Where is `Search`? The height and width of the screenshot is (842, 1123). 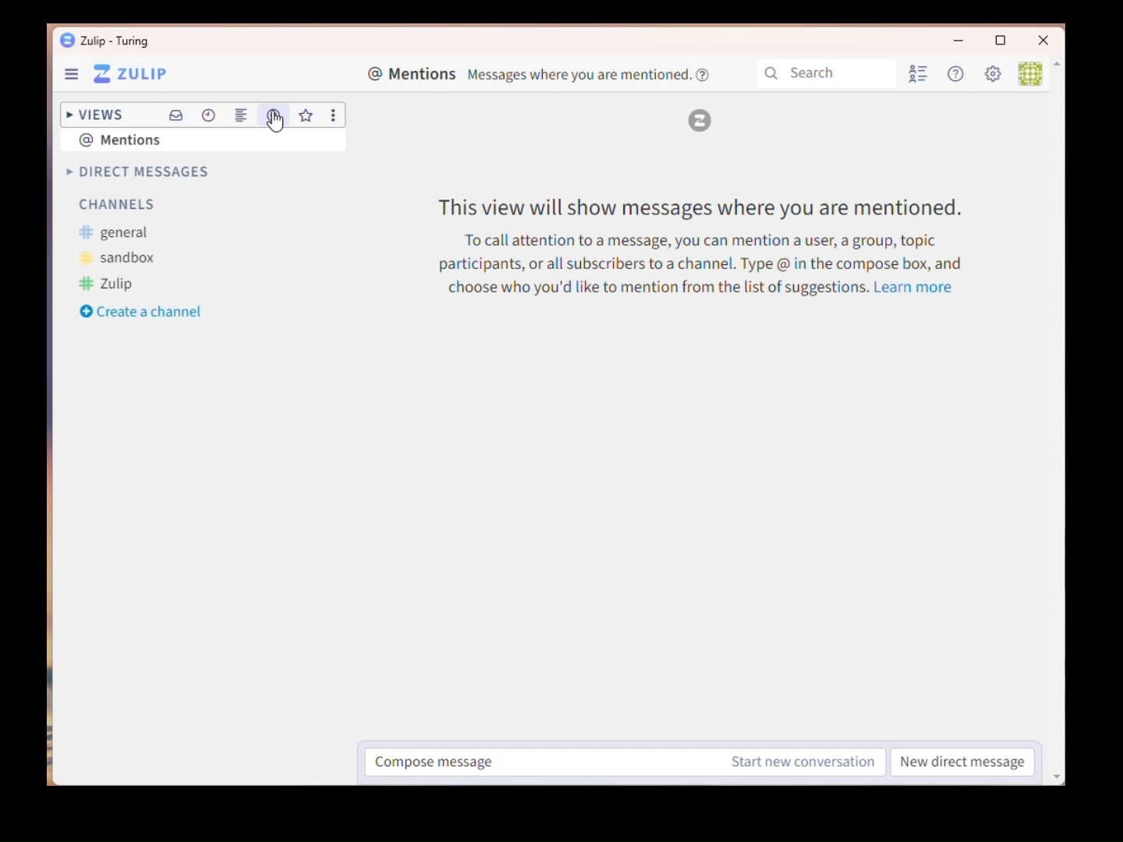 Search is located at coordinates (829, 73).